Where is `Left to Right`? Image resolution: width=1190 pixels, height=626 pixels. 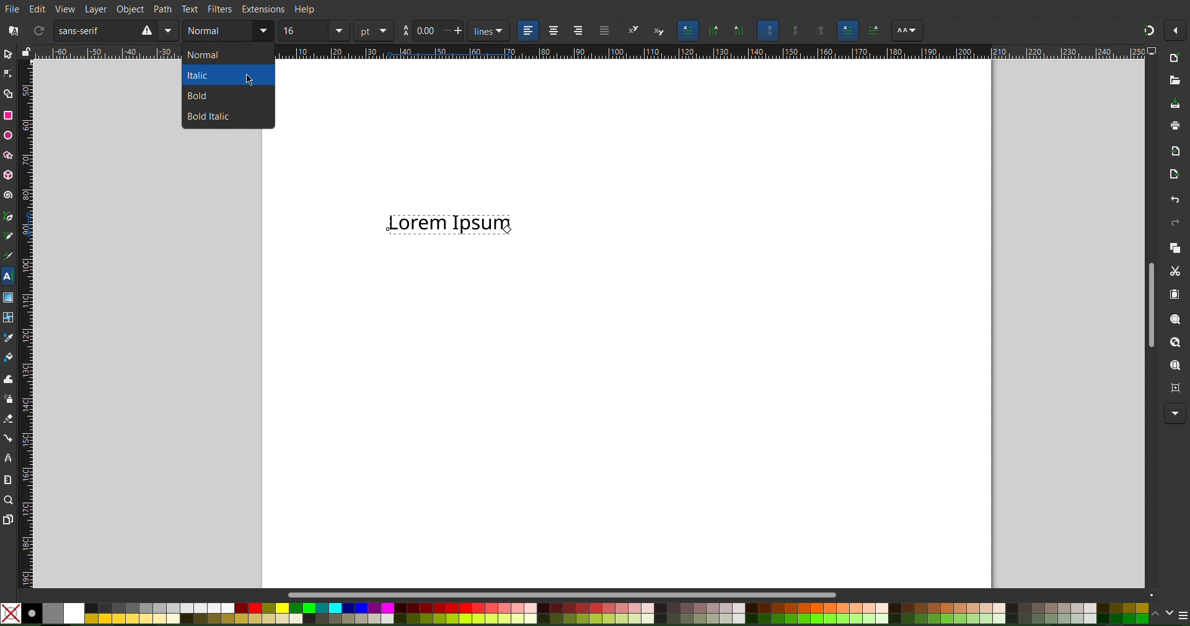 Left to Right is located at coordinates (847, 30).